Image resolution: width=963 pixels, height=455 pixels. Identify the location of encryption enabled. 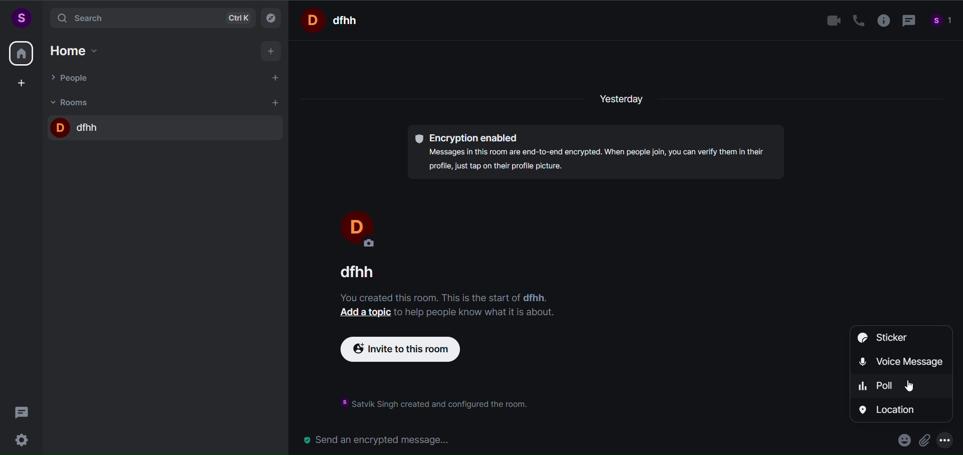
(537, 153).